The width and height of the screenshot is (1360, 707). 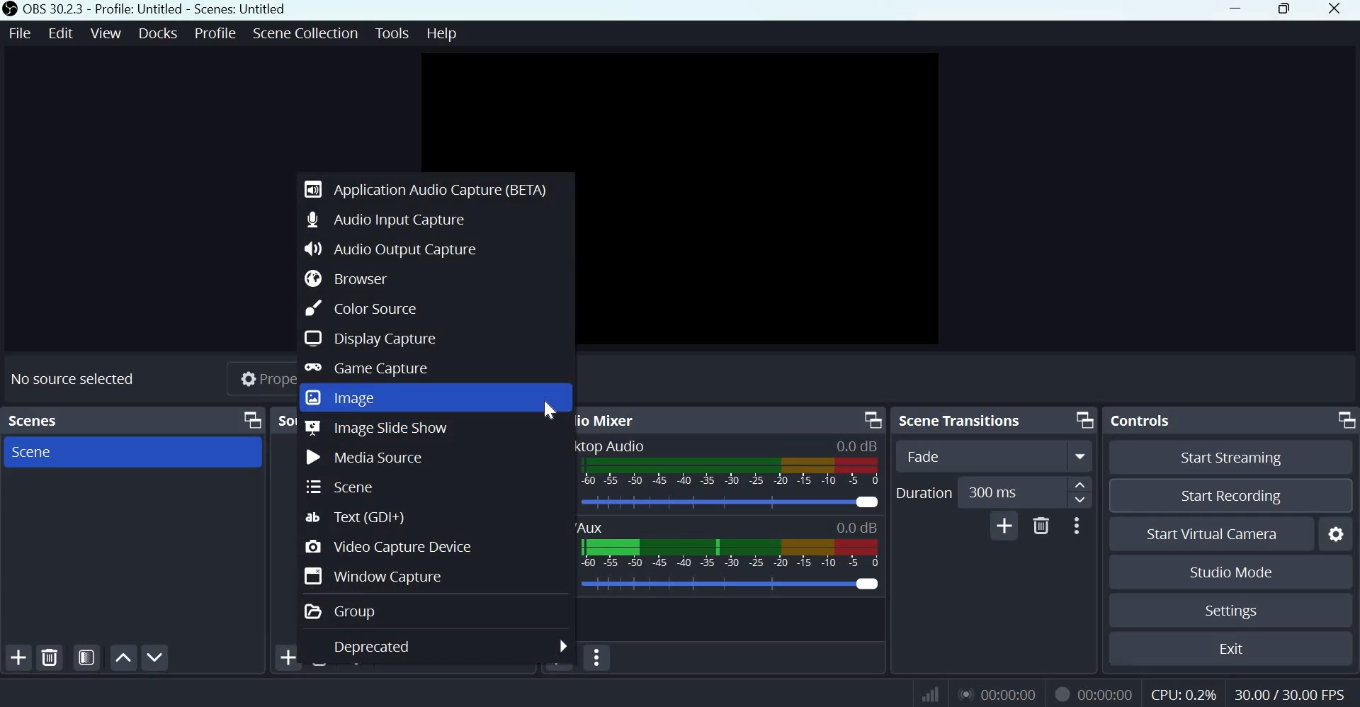 What do you see at coordinates (1140, 419) in the screenshot?
I see `Controls` at bounding box center [1140, 419].